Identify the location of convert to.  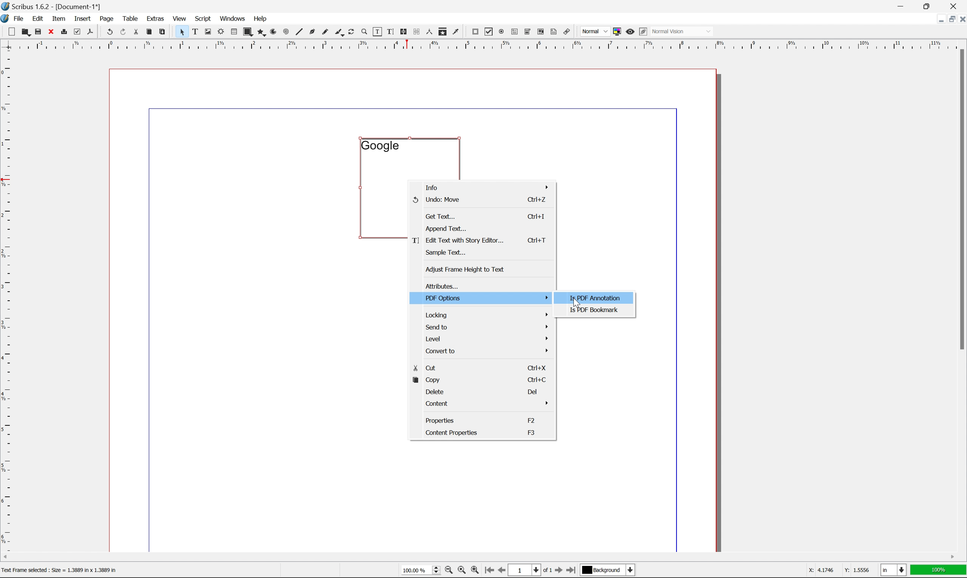
(488, 350).